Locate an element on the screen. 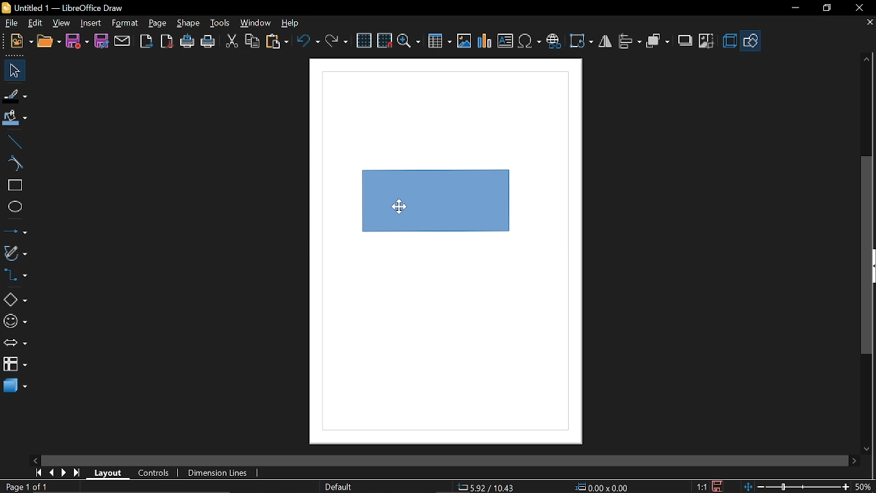 The height and width of the screenshot is (493, 876). snap to grid is located at coordinates (385, 40).